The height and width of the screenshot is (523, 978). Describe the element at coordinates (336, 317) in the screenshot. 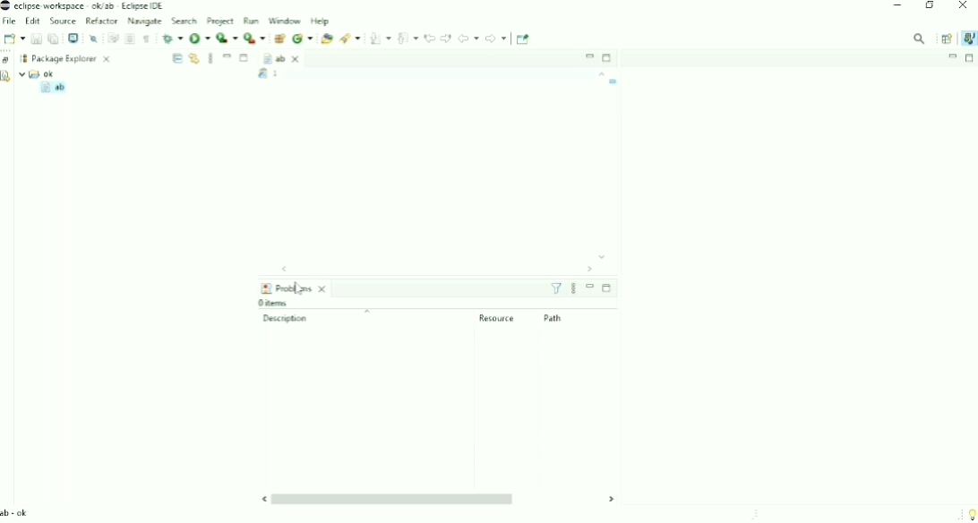

I see `Description` at that location.